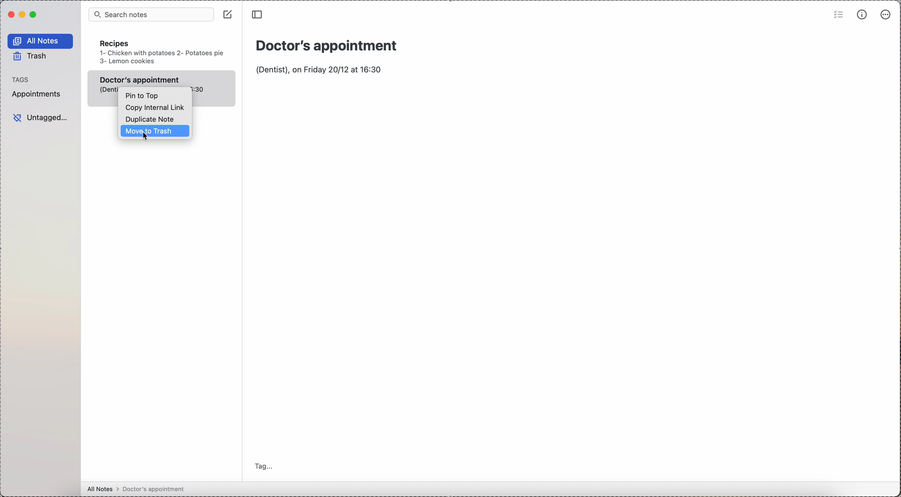 Image resolution: width=901 pixels, height=497 pixels. Describe the element at coordinates (161, 53) in the screenshot. I see `1- Chicken with potatoes 2- Potatoes pie` at that location.